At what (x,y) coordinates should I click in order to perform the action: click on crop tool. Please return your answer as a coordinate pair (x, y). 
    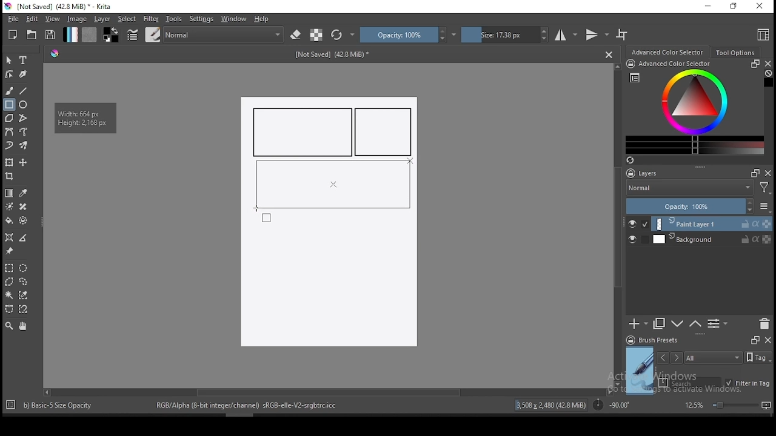
    Looking at the image, I should click on (11, 177).